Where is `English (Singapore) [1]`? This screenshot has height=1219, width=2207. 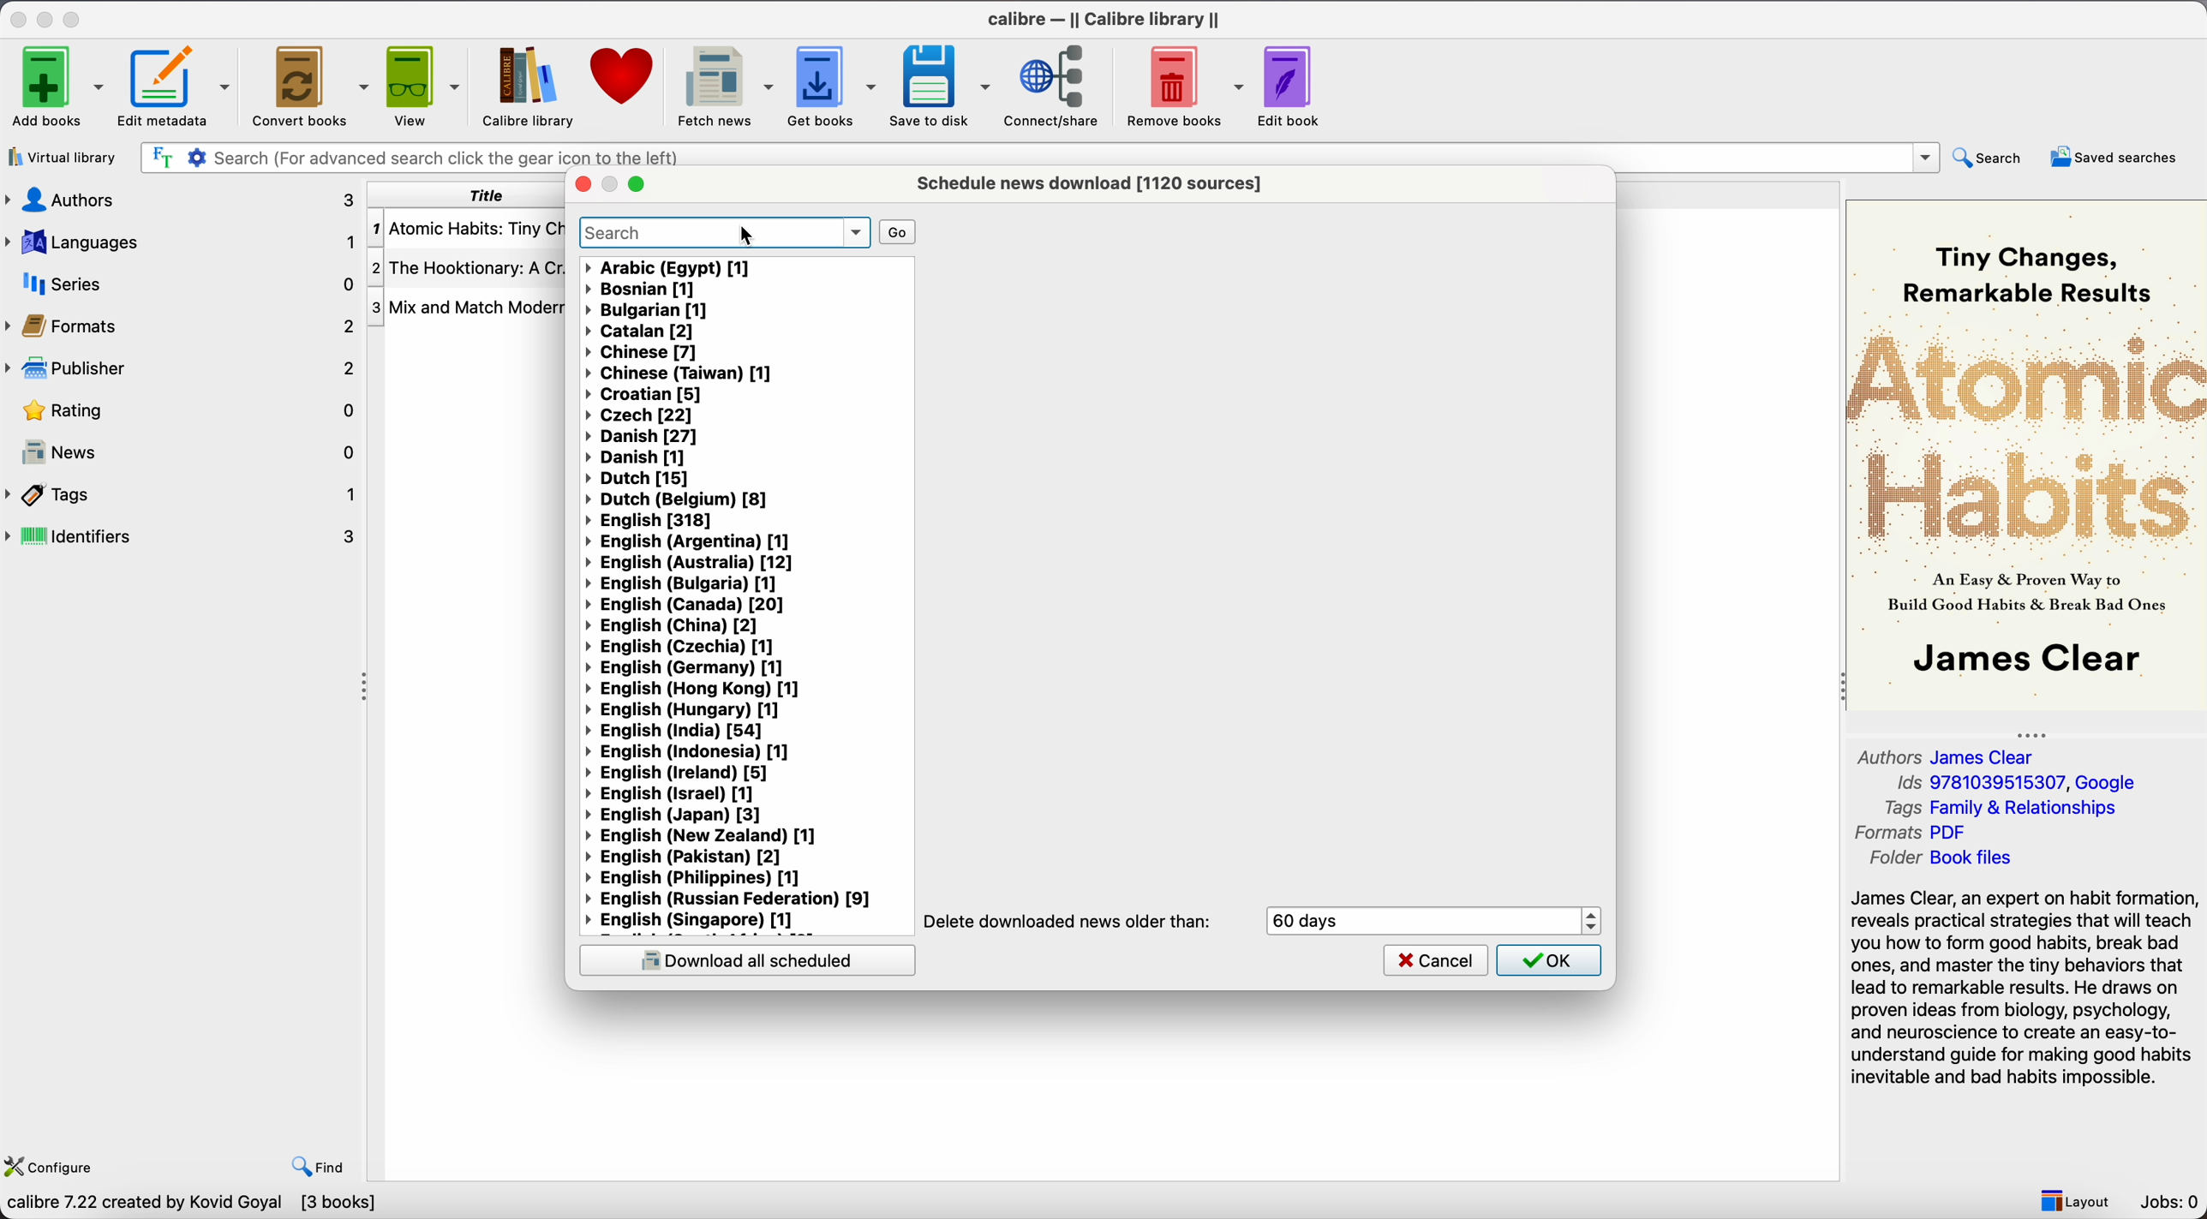 English (Singapore) [1] is located at coordinates (695, 920).